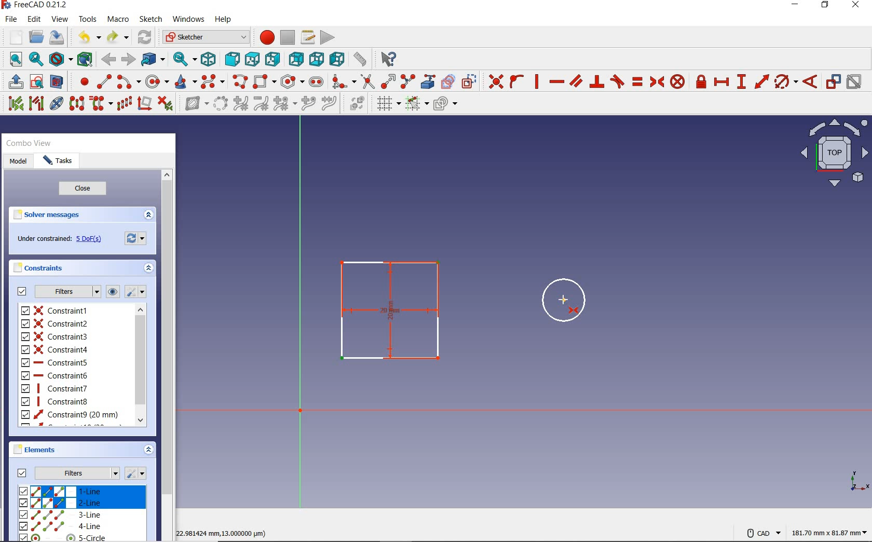  Describe the element at coordinates (317, 60) in the screenshot. I see `bottom` at that location.